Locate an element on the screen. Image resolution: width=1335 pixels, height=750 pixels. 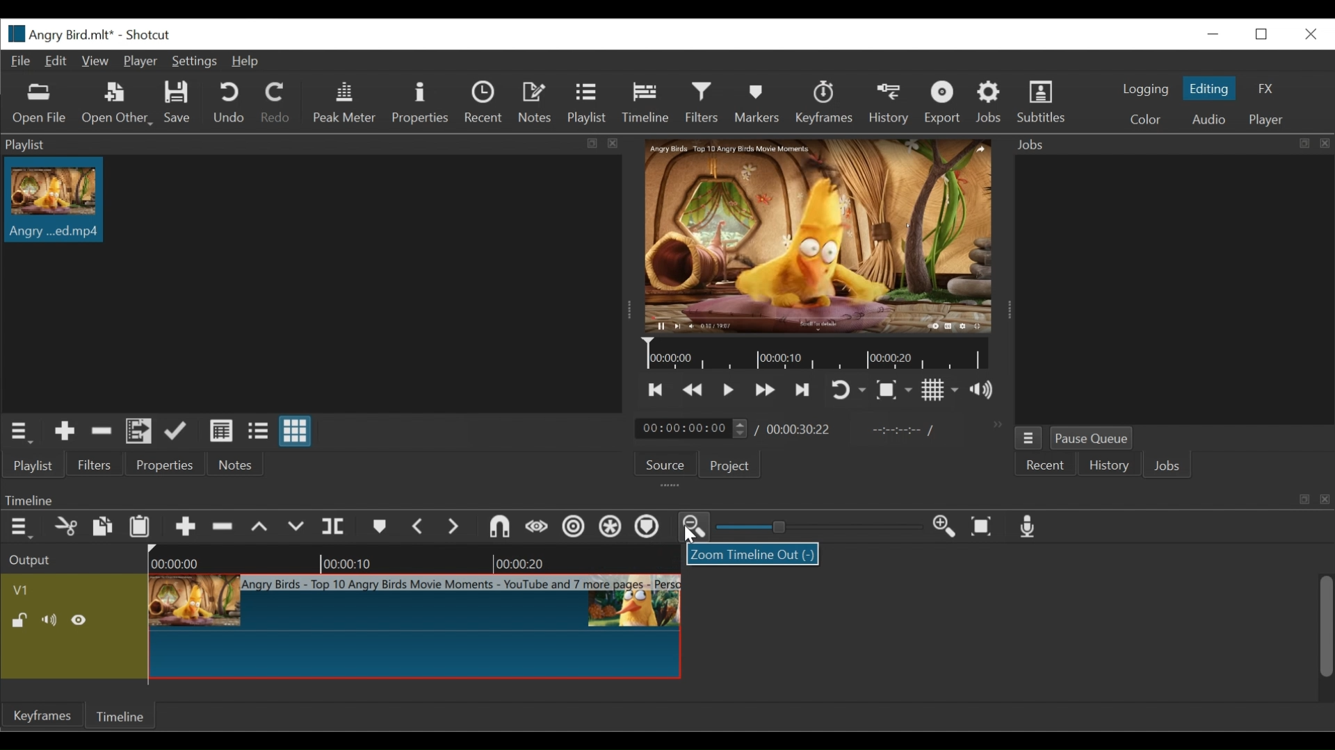
Restore is located at coordinates (1263, 35).